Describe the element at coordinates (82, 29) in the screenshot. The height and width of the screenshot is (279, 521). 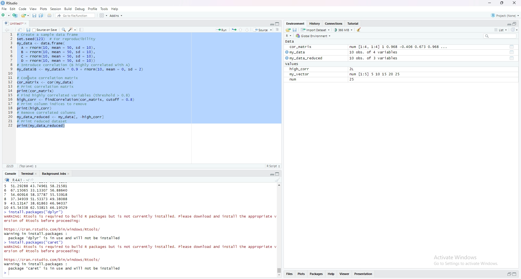
I see `Tools ` at that location.